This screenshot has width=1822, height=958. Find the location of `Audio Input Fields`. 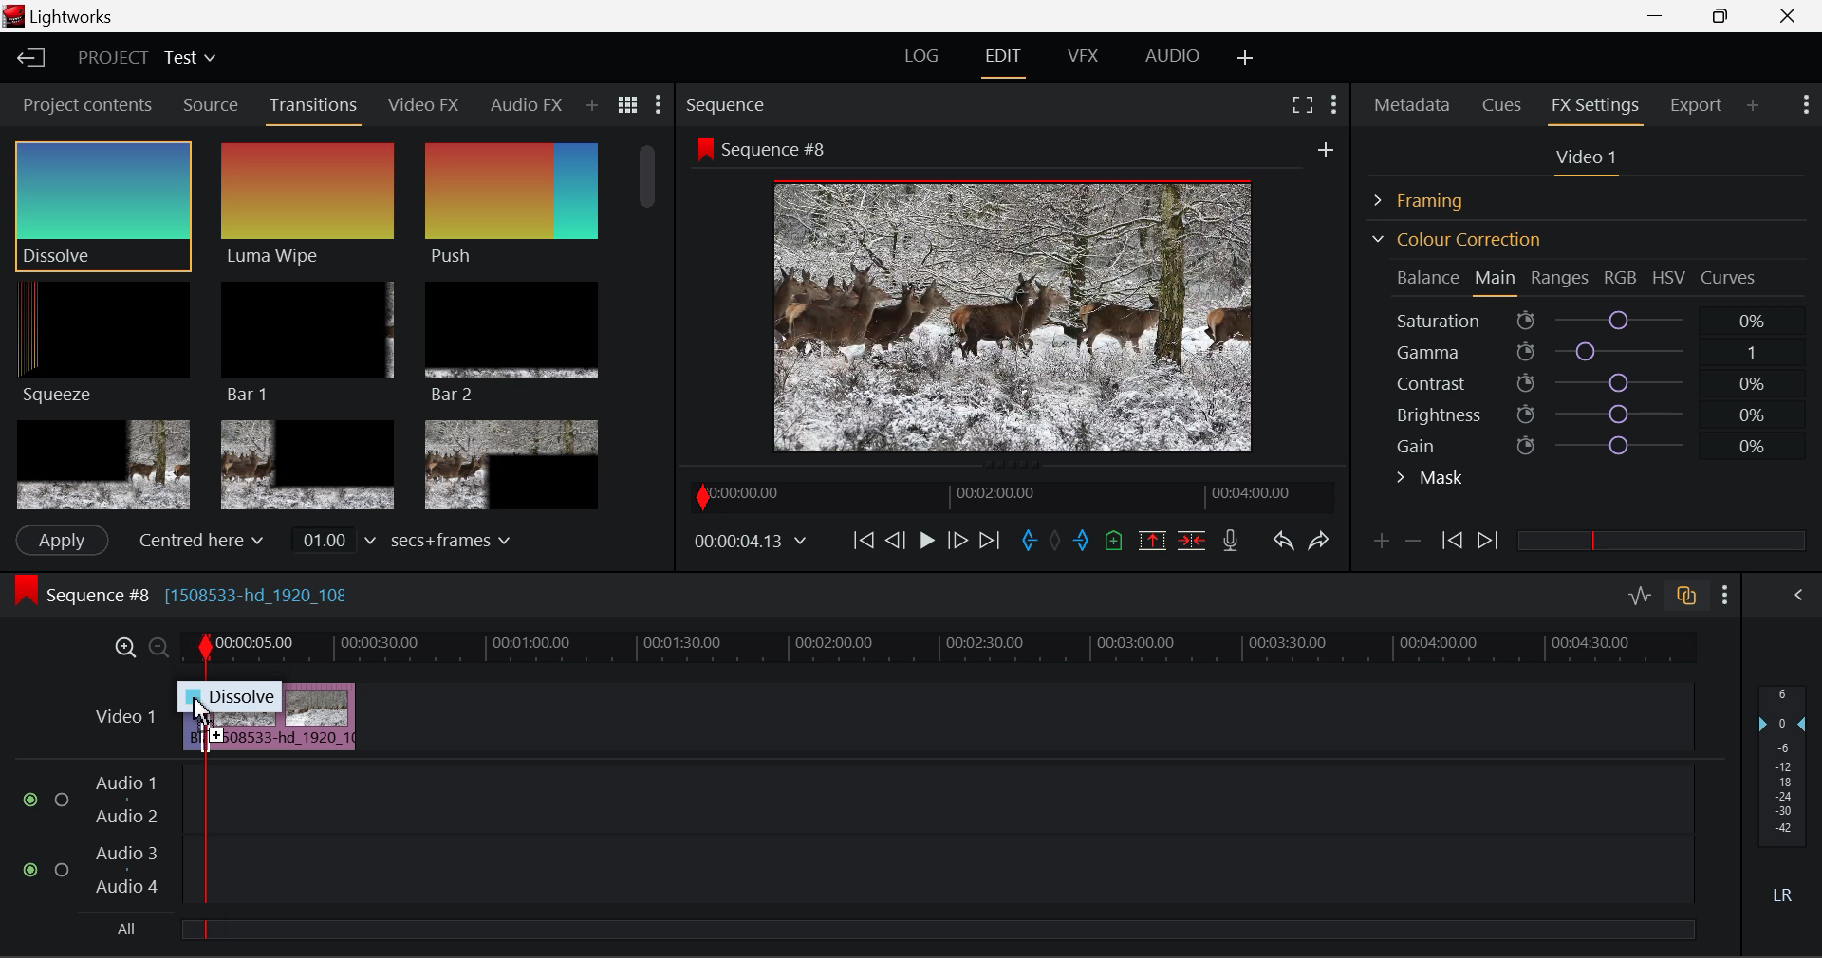

Audio Input Fields is located at coordinates (858, 837).